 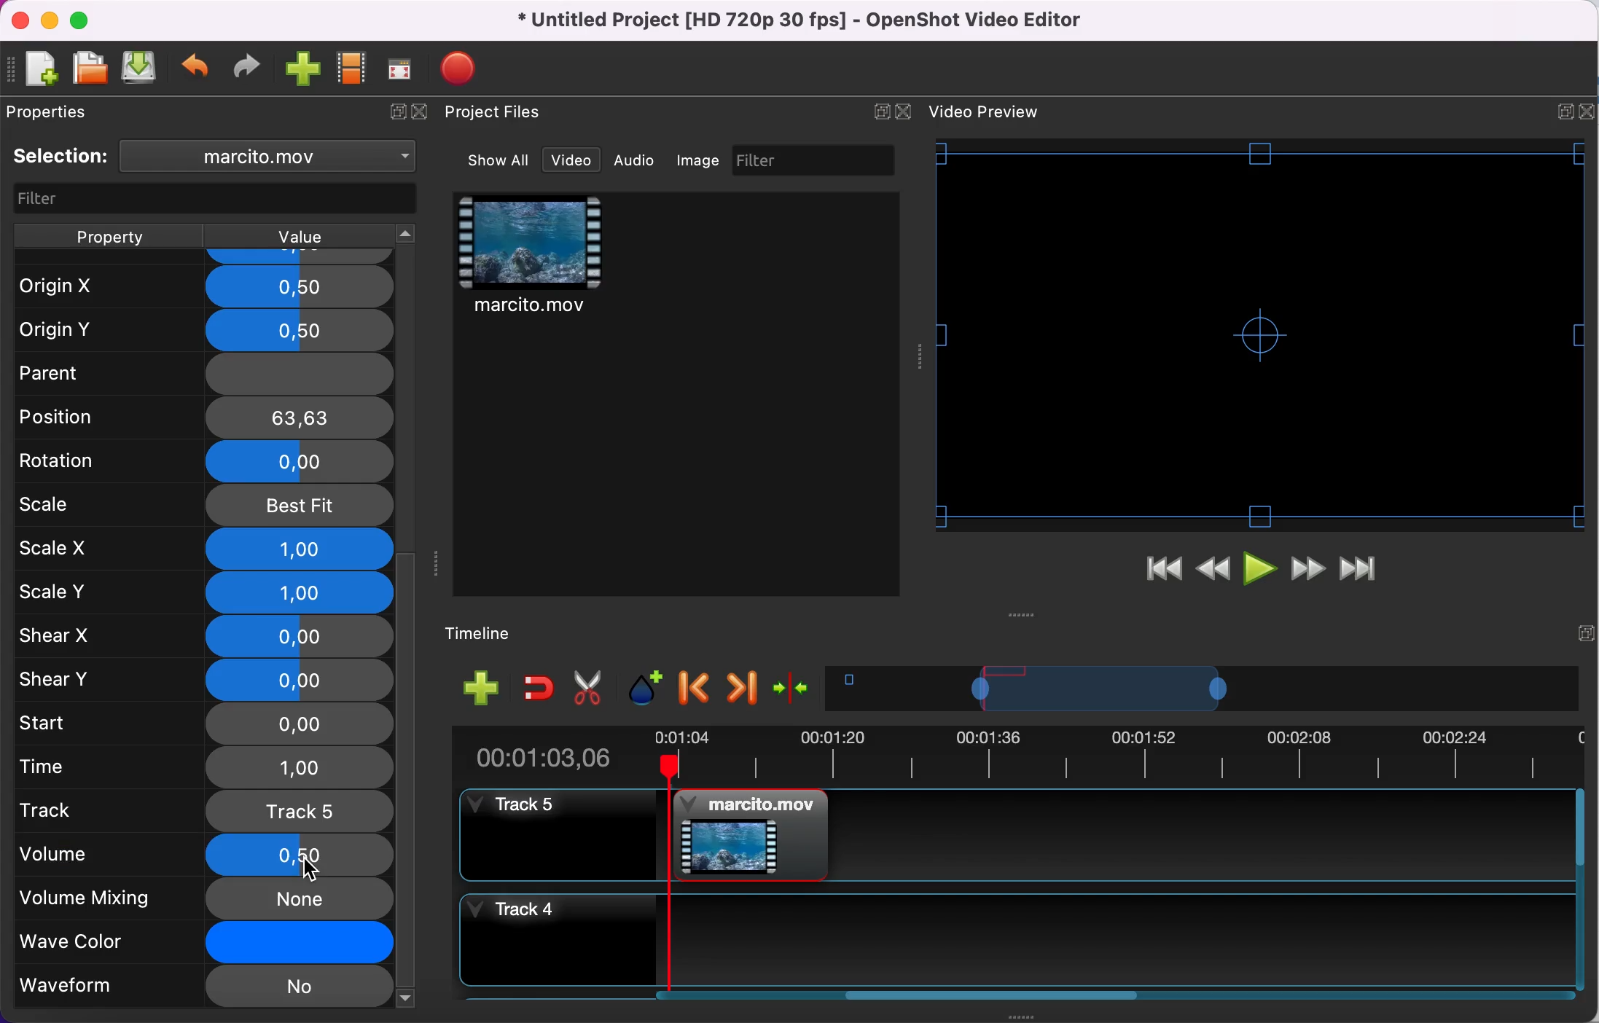 What do you see at coordinates (205, 810) in the screenshot?
I see `track 5` at bounding box center [205, 810].